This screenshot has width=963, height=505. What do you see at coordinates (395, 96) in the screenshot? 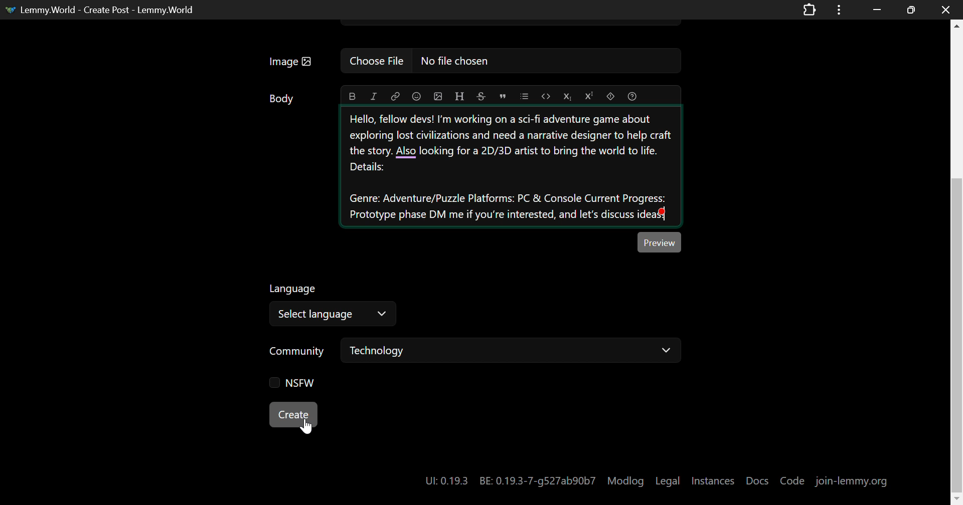
I see `link` at bounding box center [395, 96].